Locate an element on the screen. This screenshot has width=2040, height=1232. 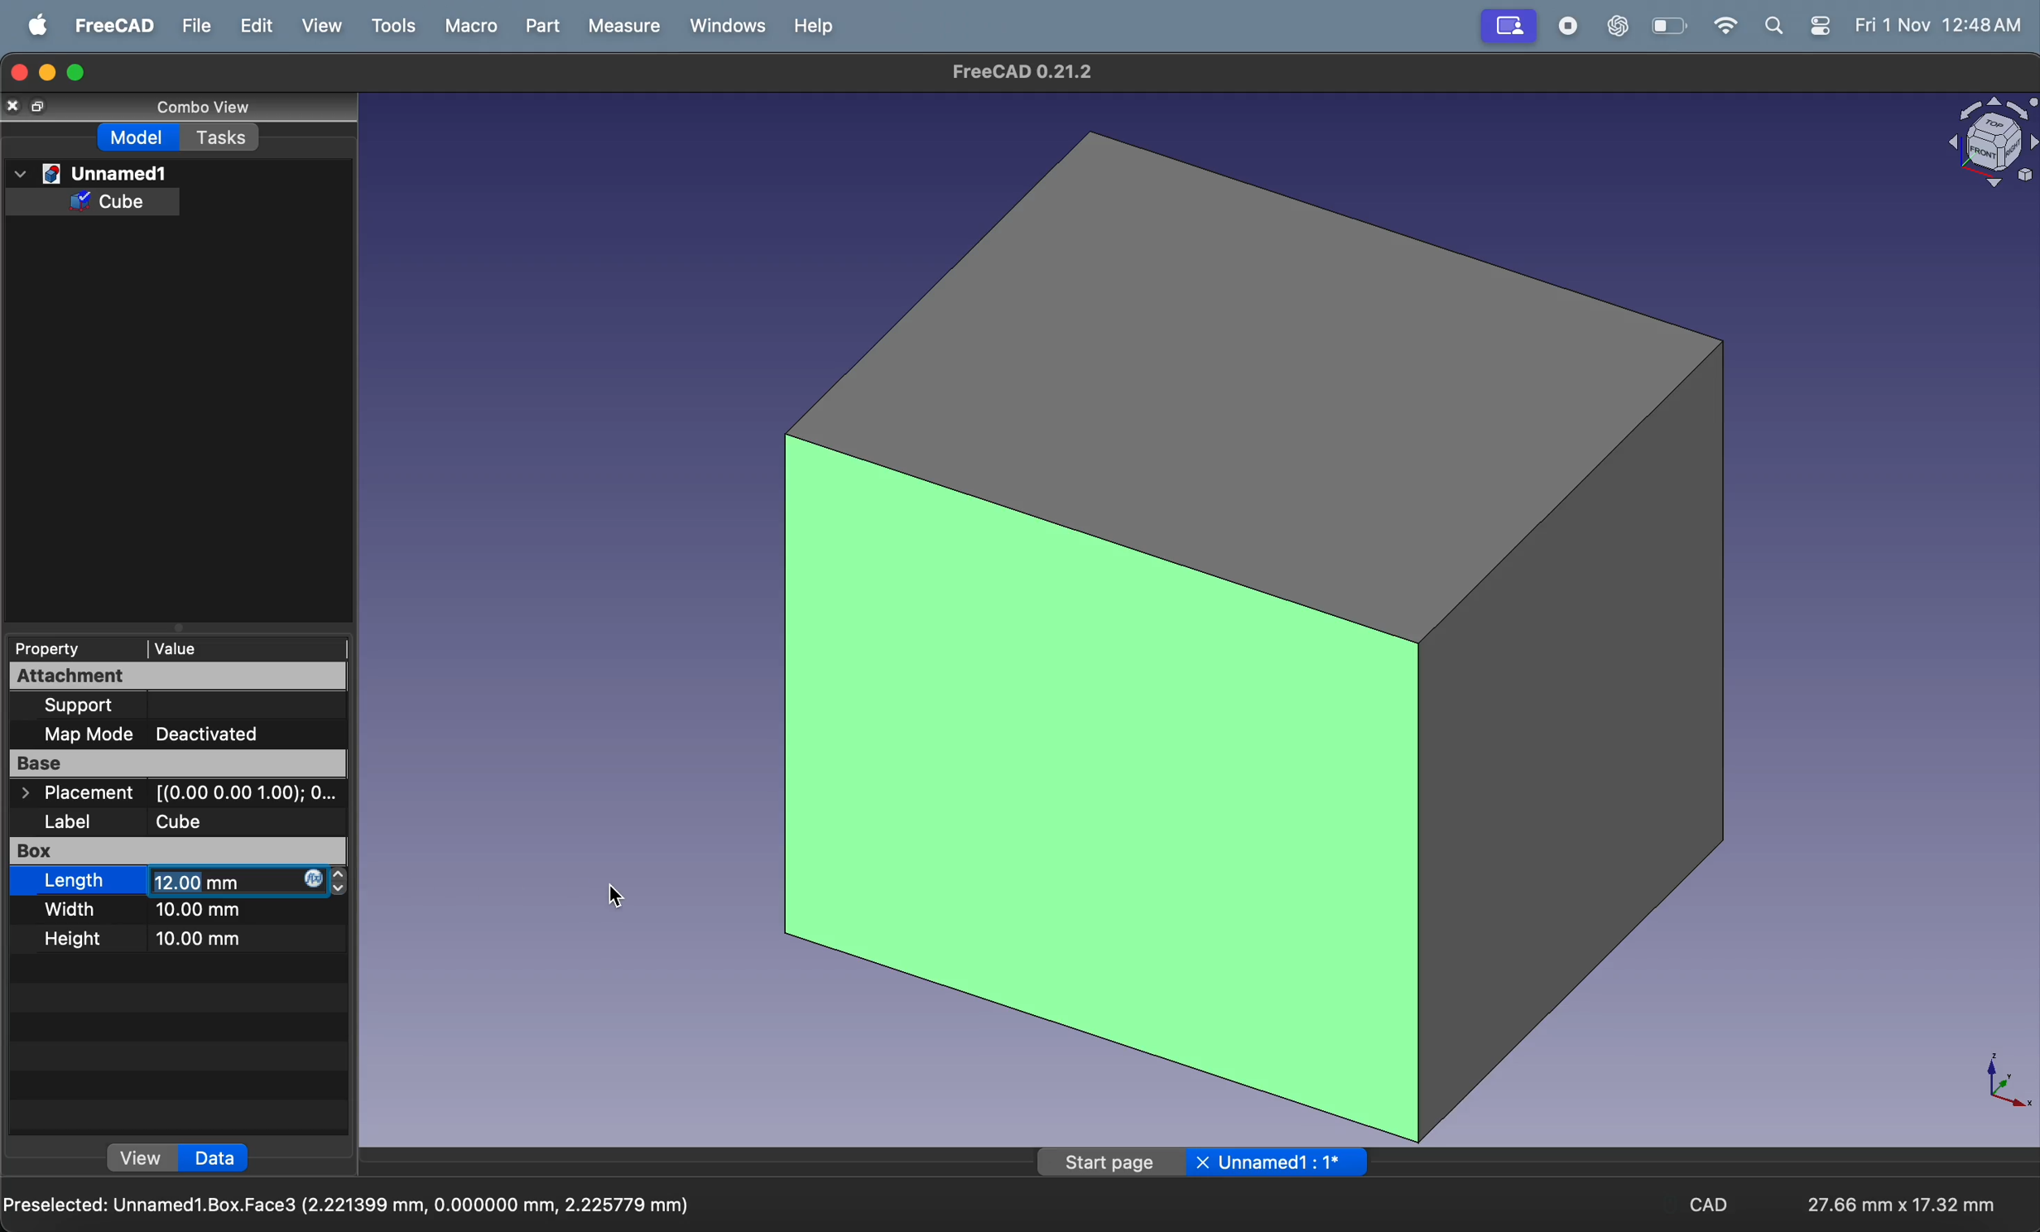
CAD is located at coordinates (1710, 1204).